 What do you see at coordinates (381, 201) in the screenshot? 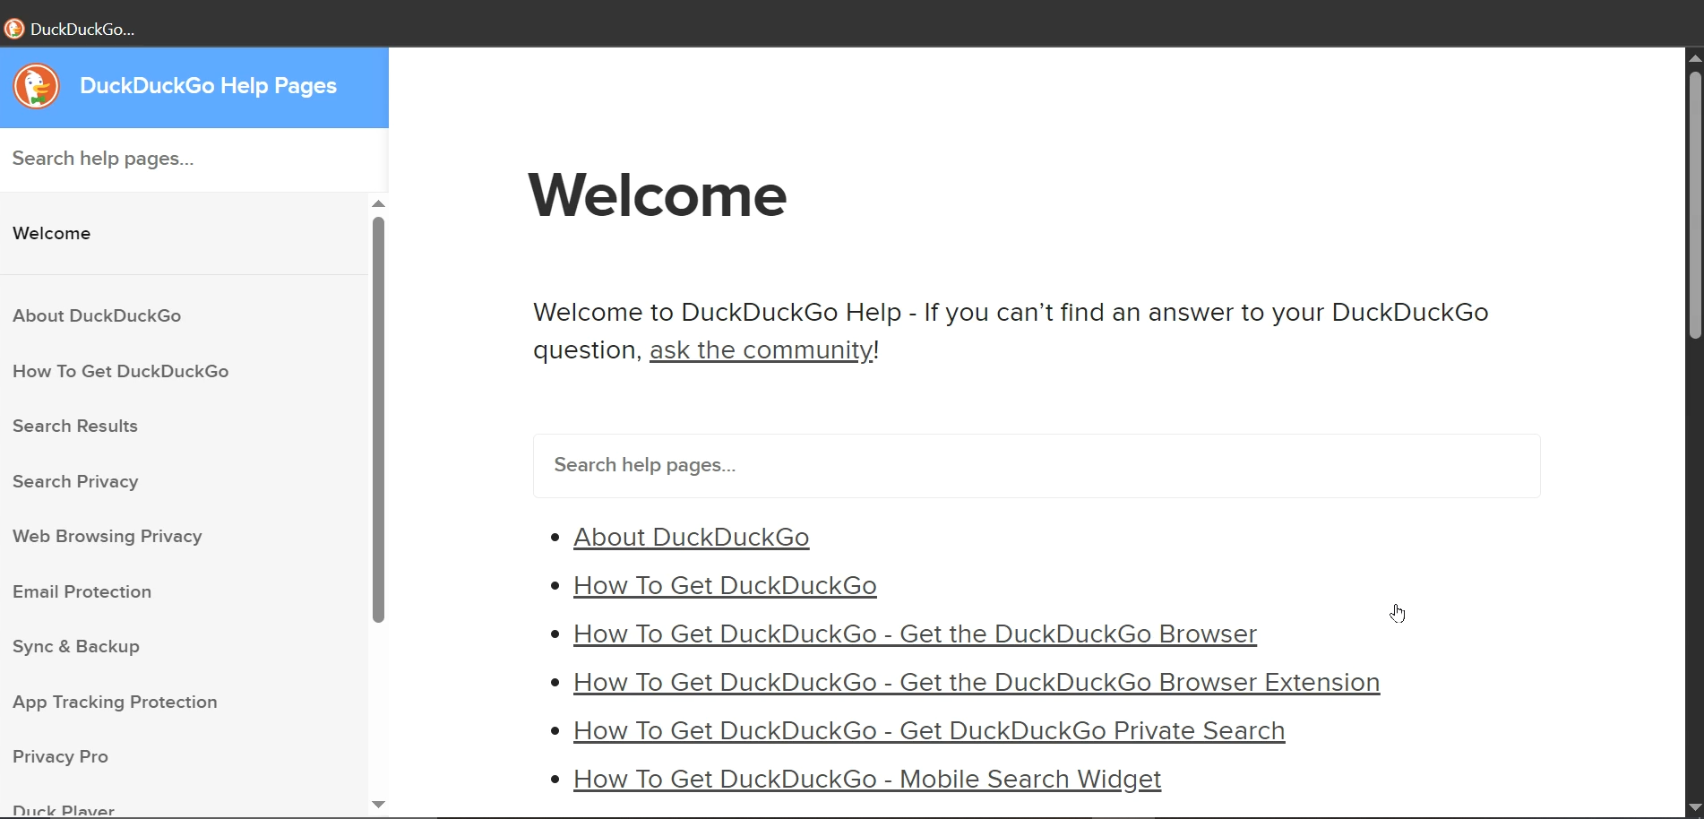
I see `scroll up` at bounding box center [381, 201].